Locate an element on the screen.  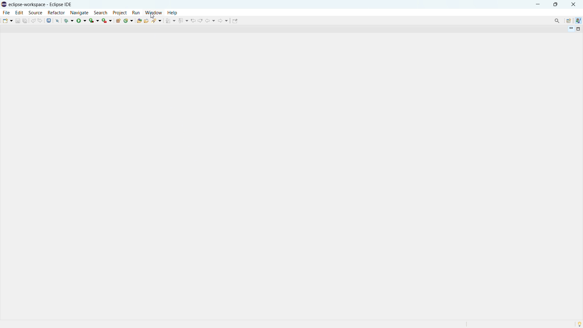
open console is located at coordinates (49, 20).